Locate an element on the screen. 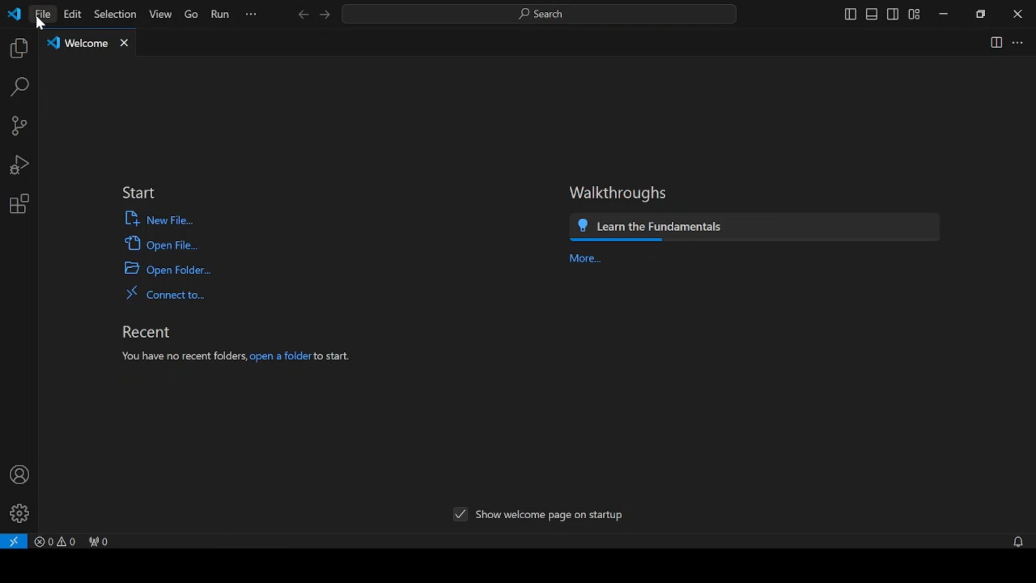 This screenshot has width=1036, height=583. explorer is located at coordinates (19, 48).